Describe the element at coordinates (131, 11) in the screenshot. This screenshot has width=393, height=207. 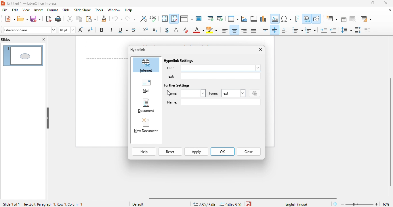
I see `help` at that location.